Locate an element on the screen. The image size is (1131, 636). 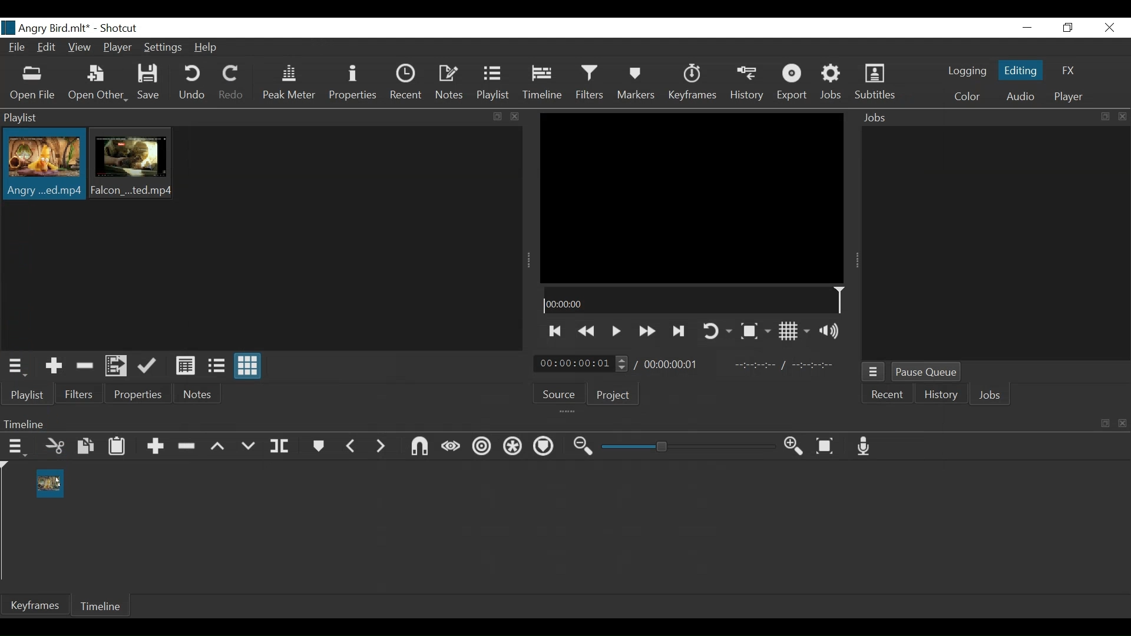
Help is located at coordinates (207, 49).